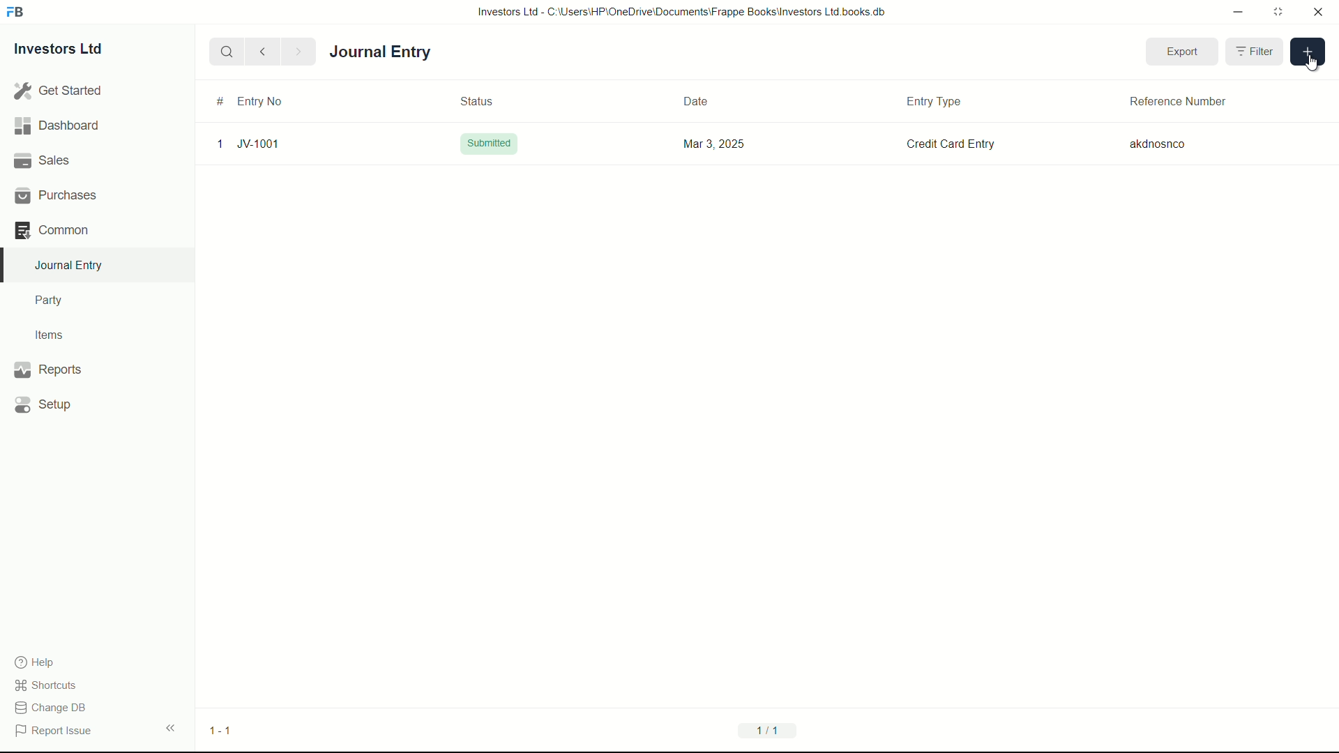 The image size is (1339, 753). Describe the element at coordinates (767, 731) in the screenshot. I see `1/1` at that location.